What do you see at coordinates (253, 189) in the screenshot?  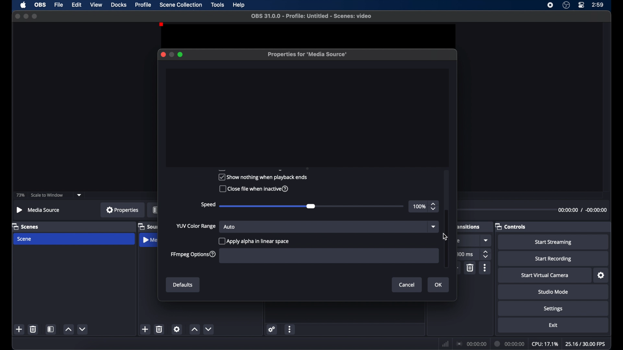 I see `close file when inactive` at bounding box center [253, 189].